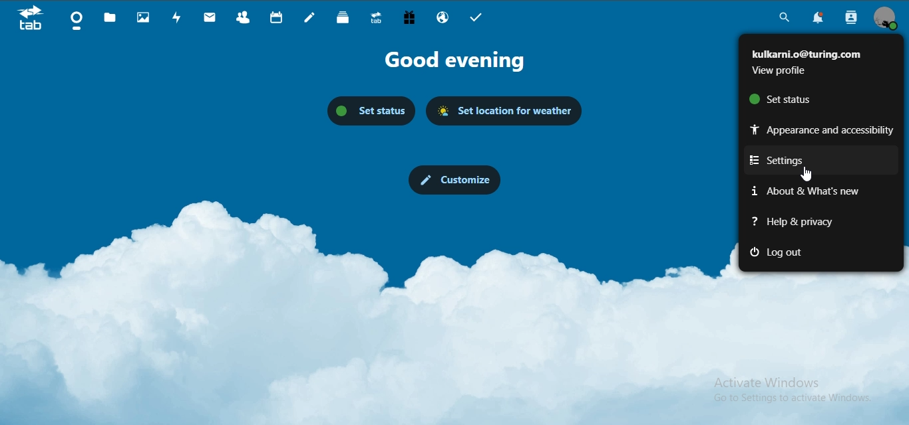  What do you see at coordinates (145, 18) in the screenshot?
I see `photos` at bounding box center [145, 18].